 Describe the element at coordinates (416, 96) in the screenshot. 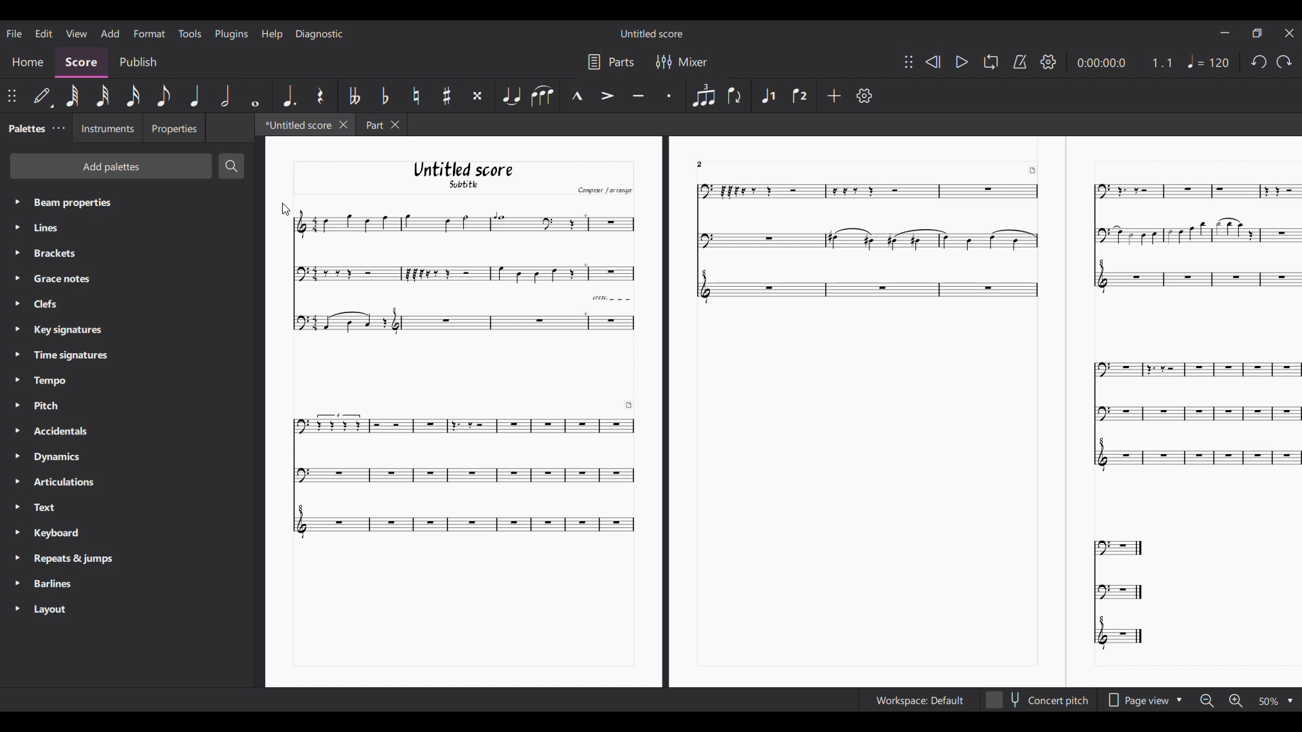

I see `Toggle natural` at that location.